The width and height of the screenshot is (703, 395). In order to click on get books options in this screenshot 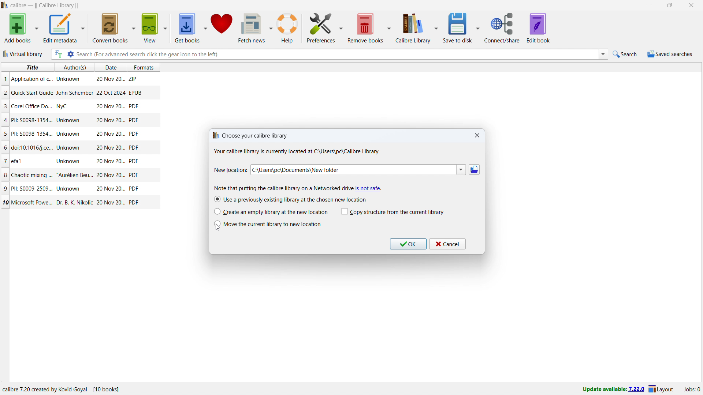, I will do `click(205, 28)`.